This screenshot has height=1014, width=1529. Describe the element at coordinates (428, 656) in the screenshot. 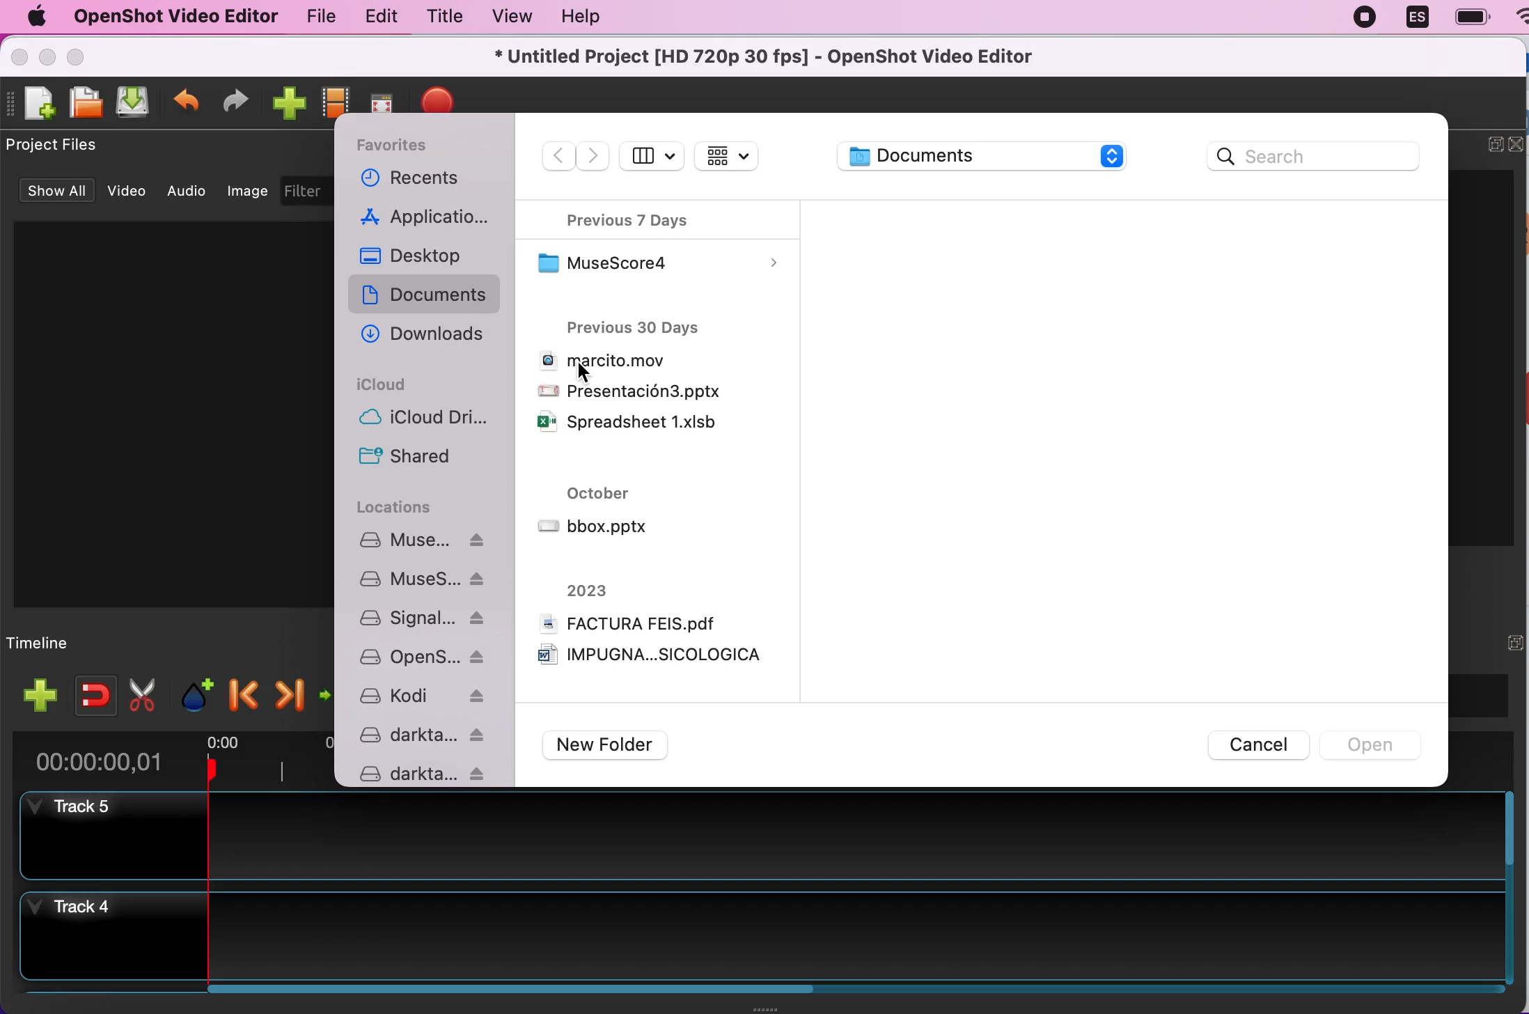

I see `folders` at that location.